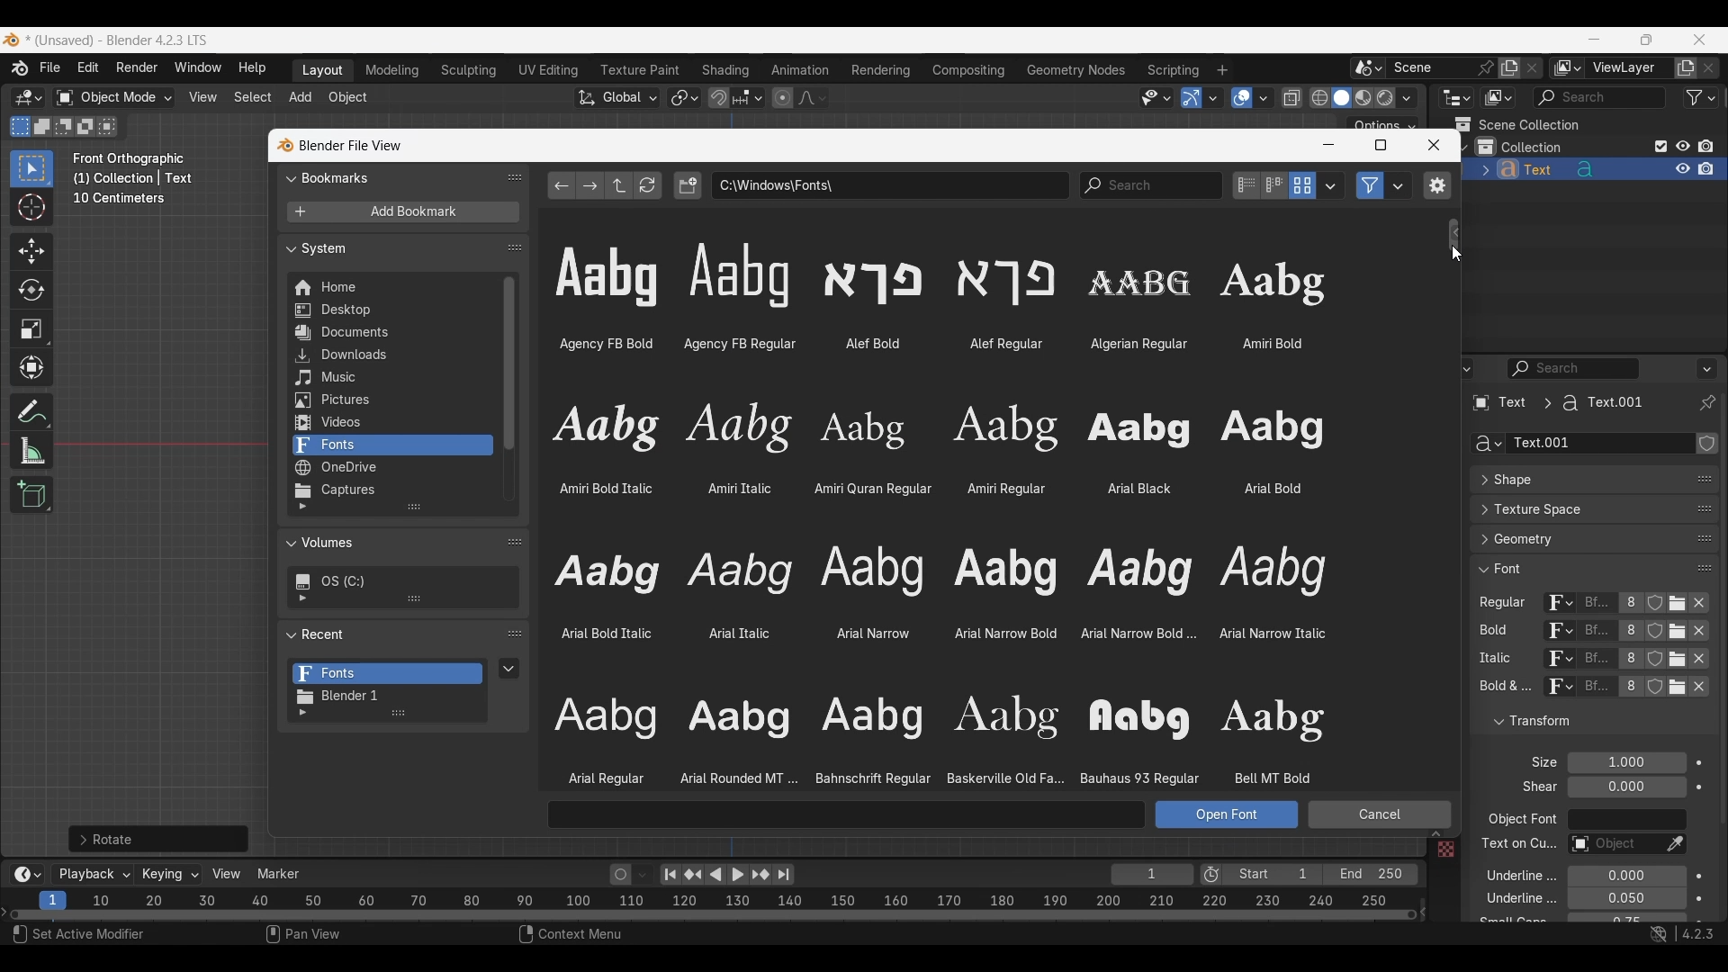 The width and height of the screenshot is (1728, 972). I want to click on Minimize, so click(1328, 145).